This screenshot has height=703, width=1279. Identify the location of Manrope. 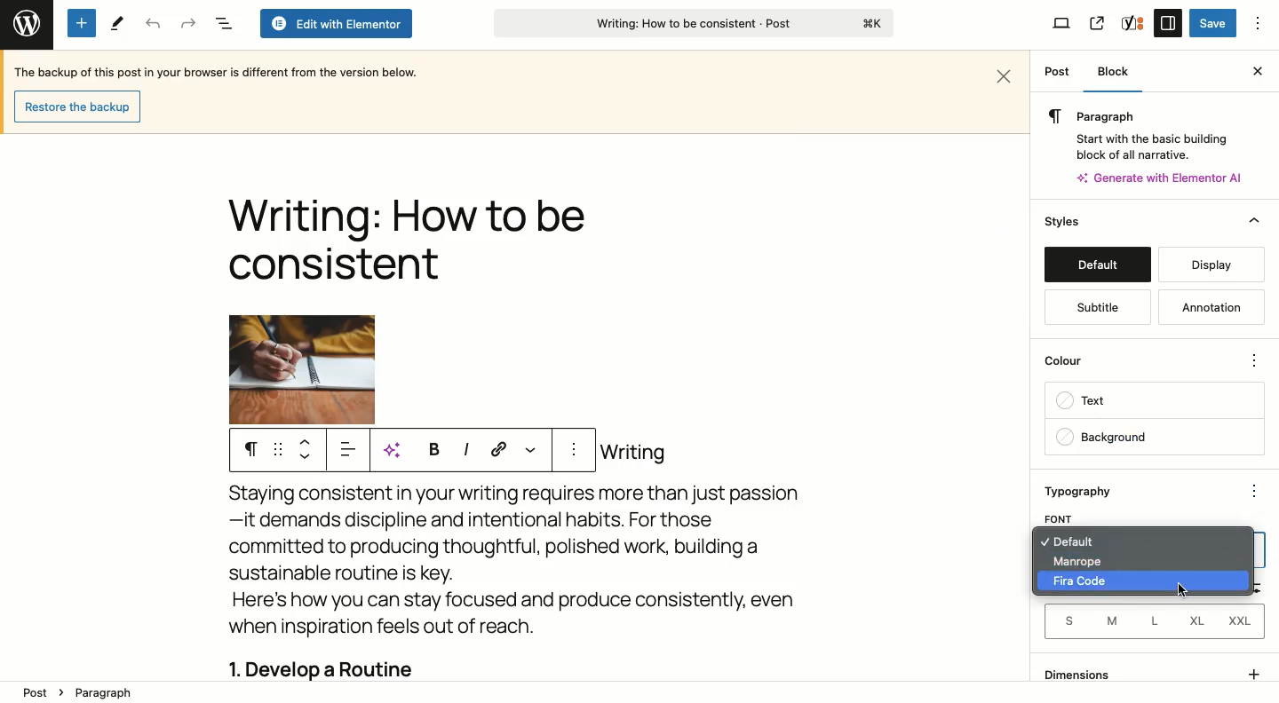
(1076, 564).